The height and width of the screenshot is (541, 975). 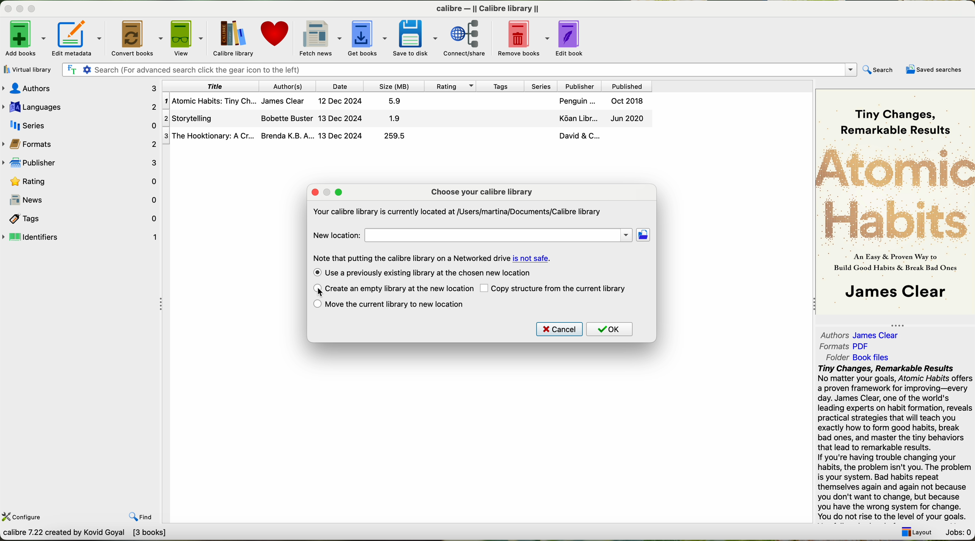 What do you see at coordinates (80, 124) in the screenshot?
I see `series` at bounding box center [80, 124].